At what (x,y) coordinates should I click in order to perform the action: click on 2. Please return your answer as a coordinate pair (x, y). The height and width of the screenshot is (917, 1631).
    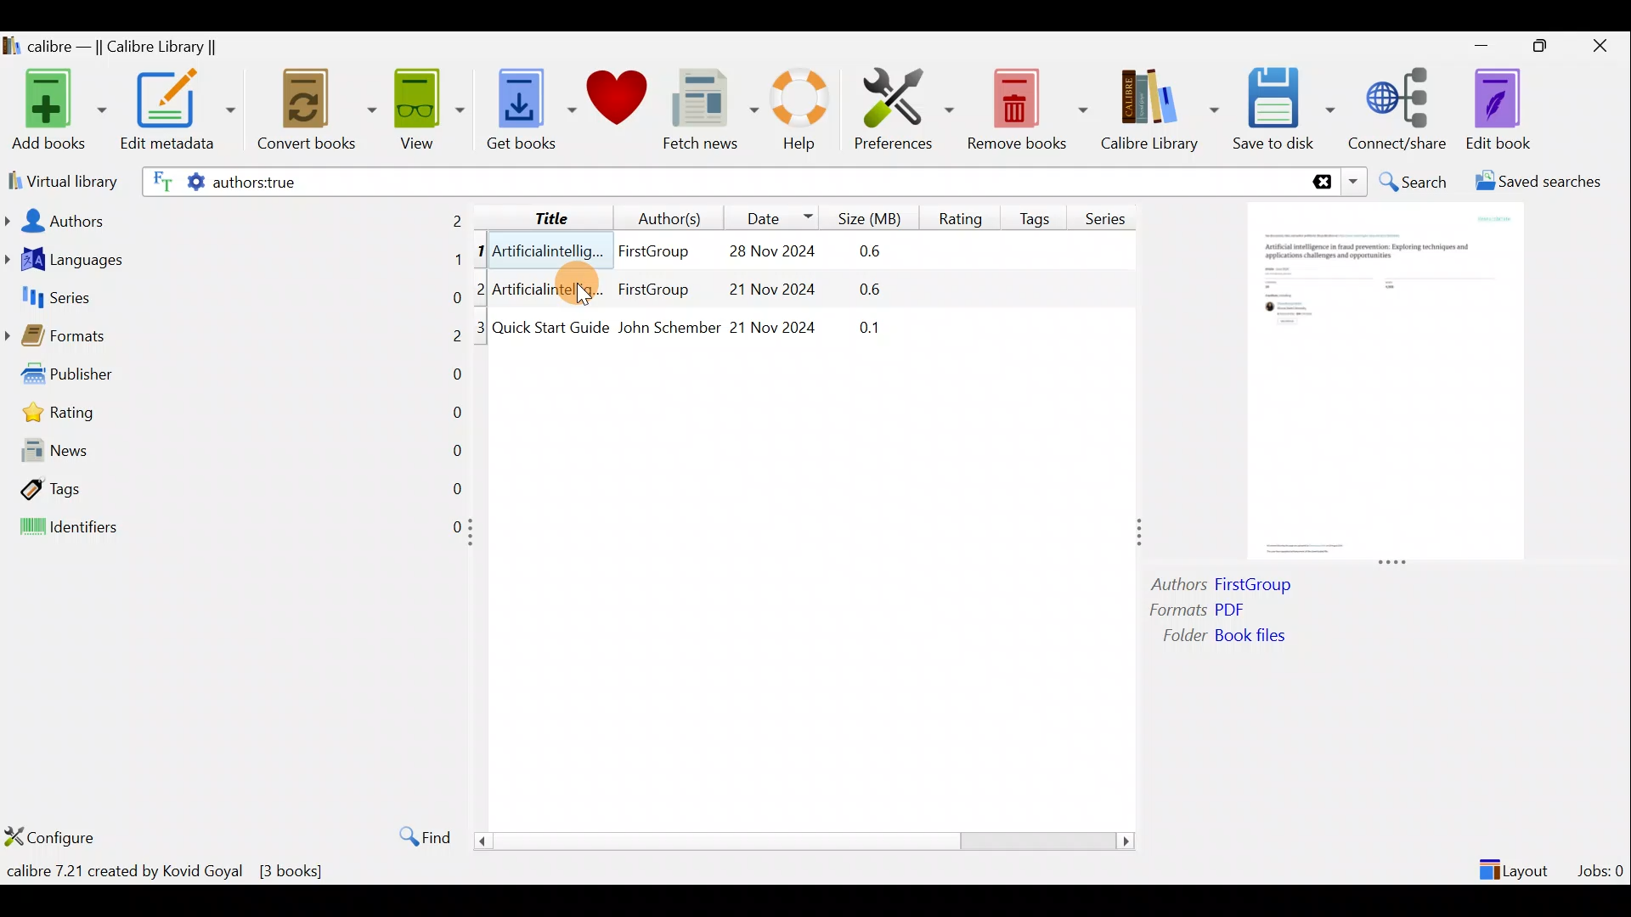
    Looking at the image, I should click on (483, 288).